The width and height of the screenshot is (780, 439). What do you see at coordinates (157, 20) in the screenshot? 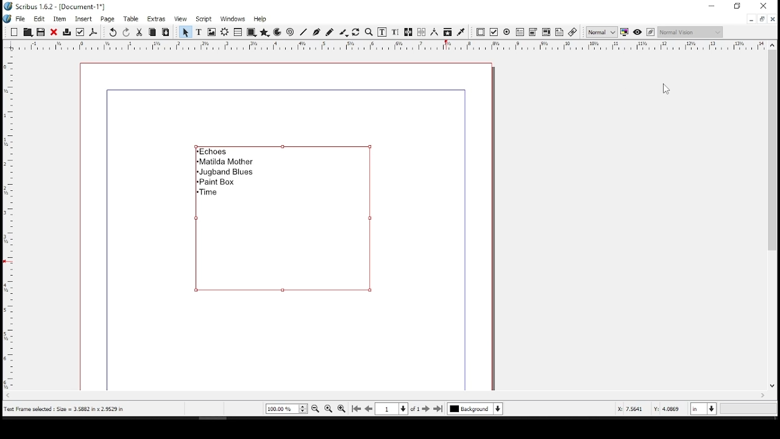
I see `extras` at bounding box center [157, 20].